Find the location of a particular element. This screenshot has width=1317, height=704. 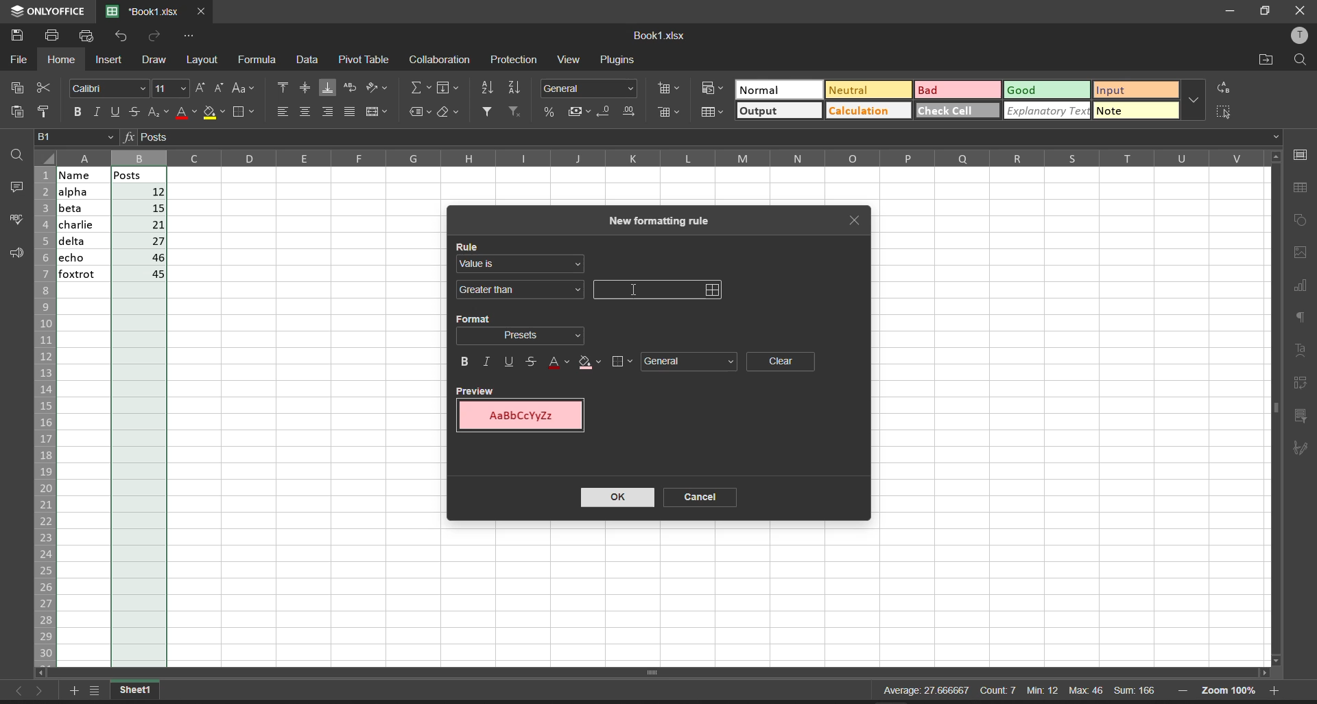

draw is located at coordinates (155, 59).